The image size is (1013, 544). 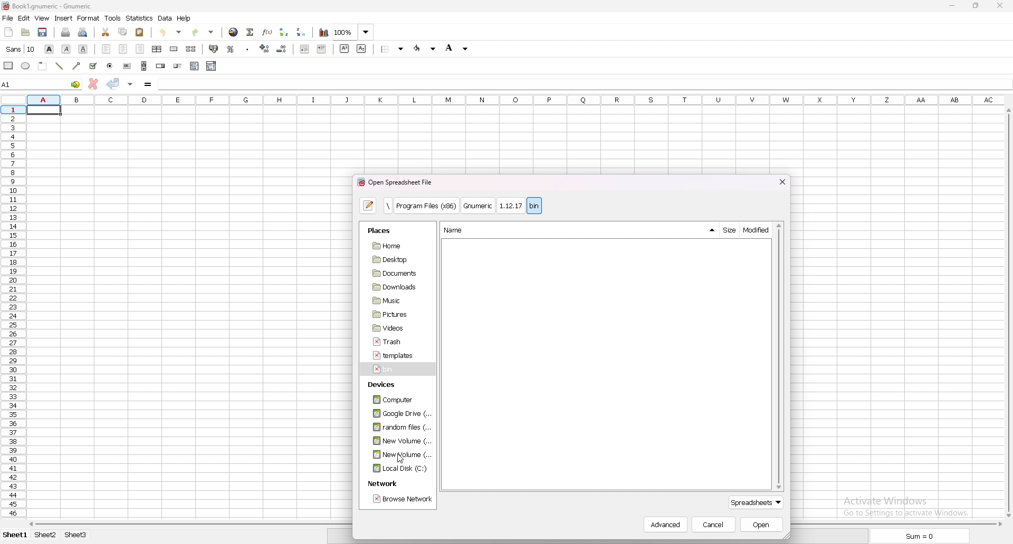 What do you see at coordinates (401, 461) in the screenshot?
I see `cursor` at bounding box center [401, 461].